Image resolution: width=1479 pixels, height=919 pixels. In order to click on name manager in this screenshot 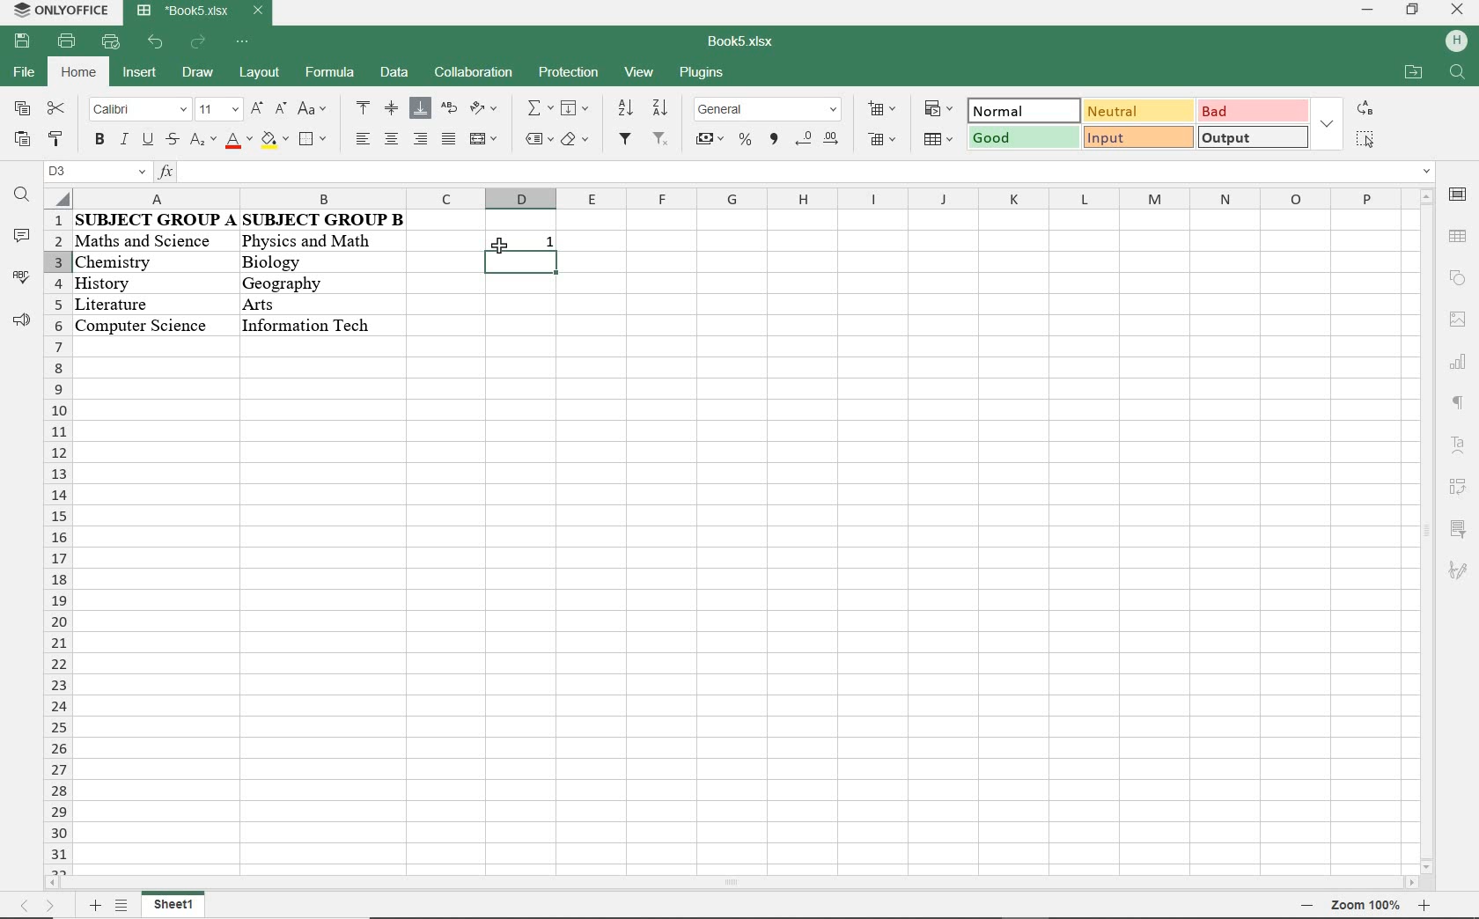, I will do `click(96, 172)`.